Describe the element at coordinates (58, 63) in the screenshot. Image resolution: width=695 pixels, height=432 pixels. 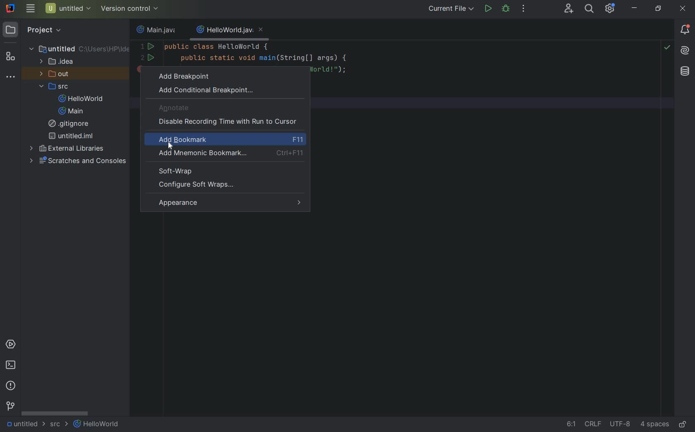
I see `idea` at that location.